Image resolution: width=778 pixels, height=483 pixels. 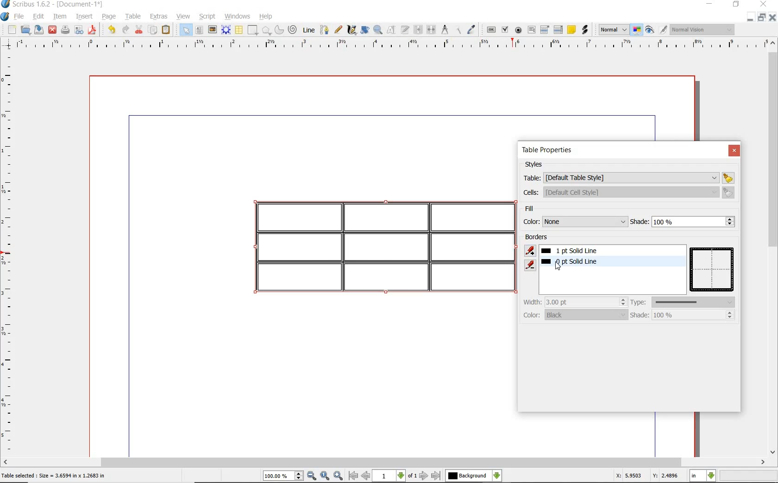 What do you see at coordinates (252, 31) in the screenshot?
I see `shape` at bounding box center [252, 31].